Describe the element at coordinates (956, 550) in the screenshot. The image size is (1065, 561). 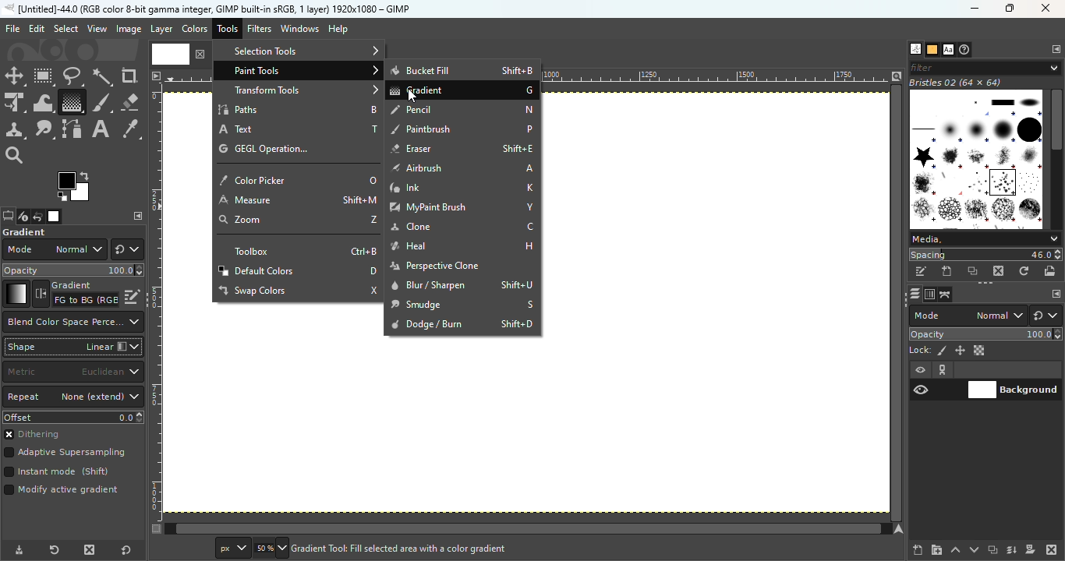
I see `Raise this layer one step in the layer stack` at that location.